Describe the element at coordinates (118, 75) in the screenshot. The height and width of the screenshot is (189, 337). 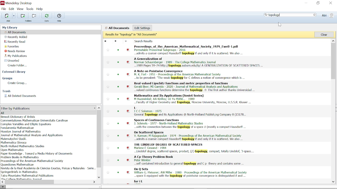
I see `read` at that location.